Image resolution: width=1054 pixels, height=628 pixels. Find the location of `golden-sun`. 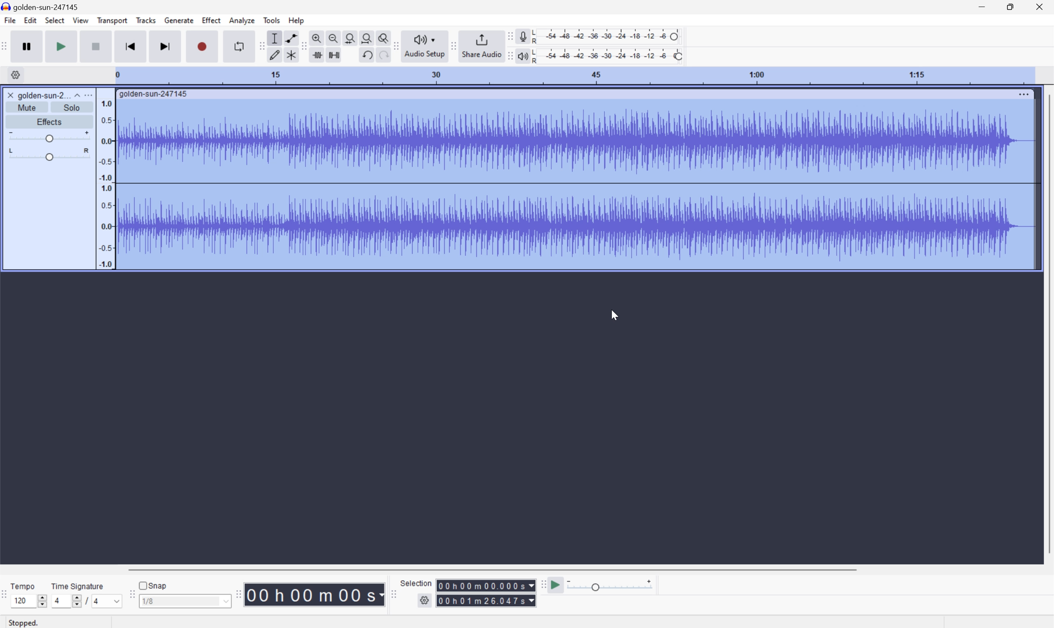

golden-sun is located at coordinates (35, 95).